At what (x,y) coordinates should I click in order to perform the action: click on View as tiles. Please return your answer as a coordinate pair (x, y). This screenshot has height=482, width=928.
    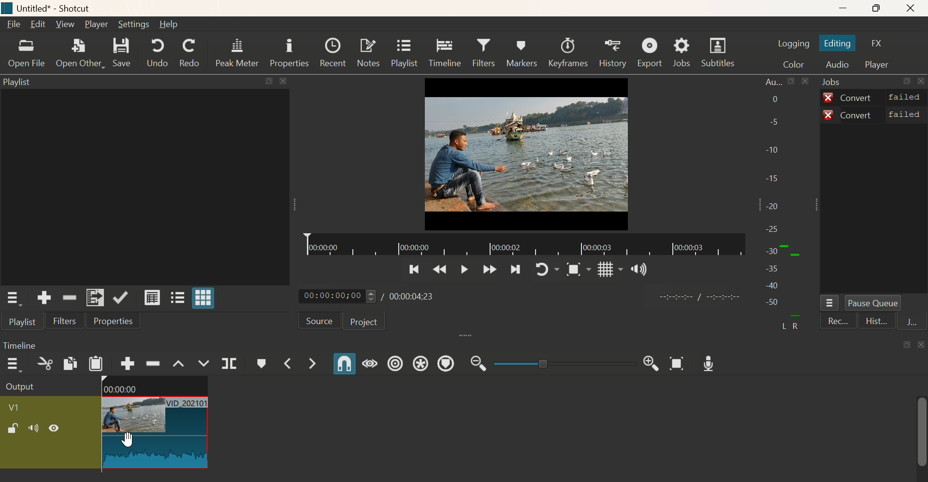
    Looking at the image, I should click on (178, 297).